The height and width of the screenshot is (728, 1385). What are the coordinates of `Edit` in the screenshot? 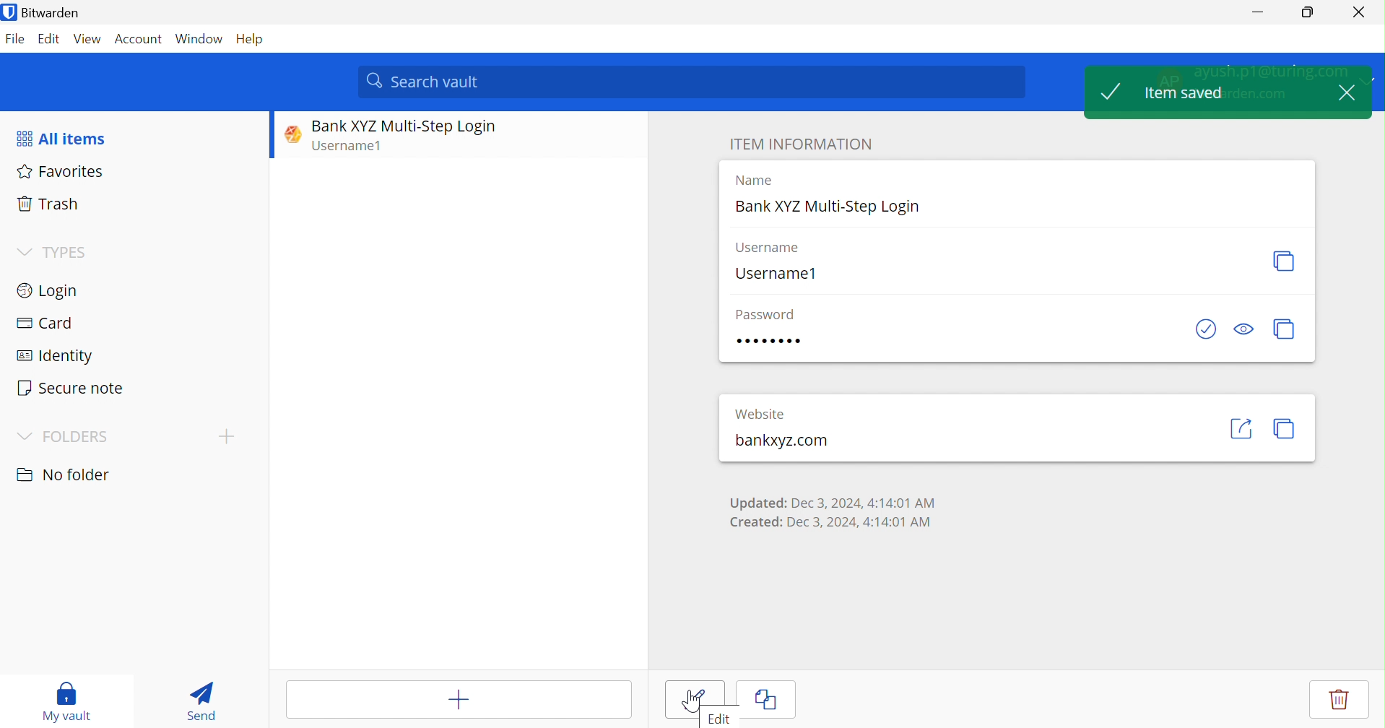 It's located at (730, 718).